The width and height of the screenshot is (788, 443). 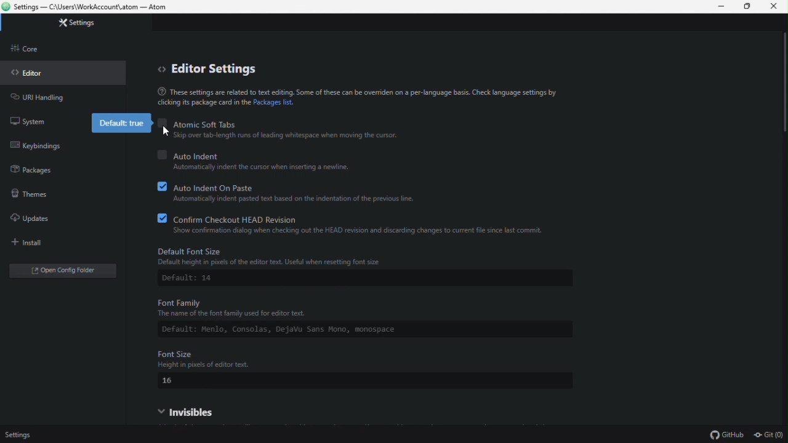 I want to click on Themes, so click(x=48, y=191).